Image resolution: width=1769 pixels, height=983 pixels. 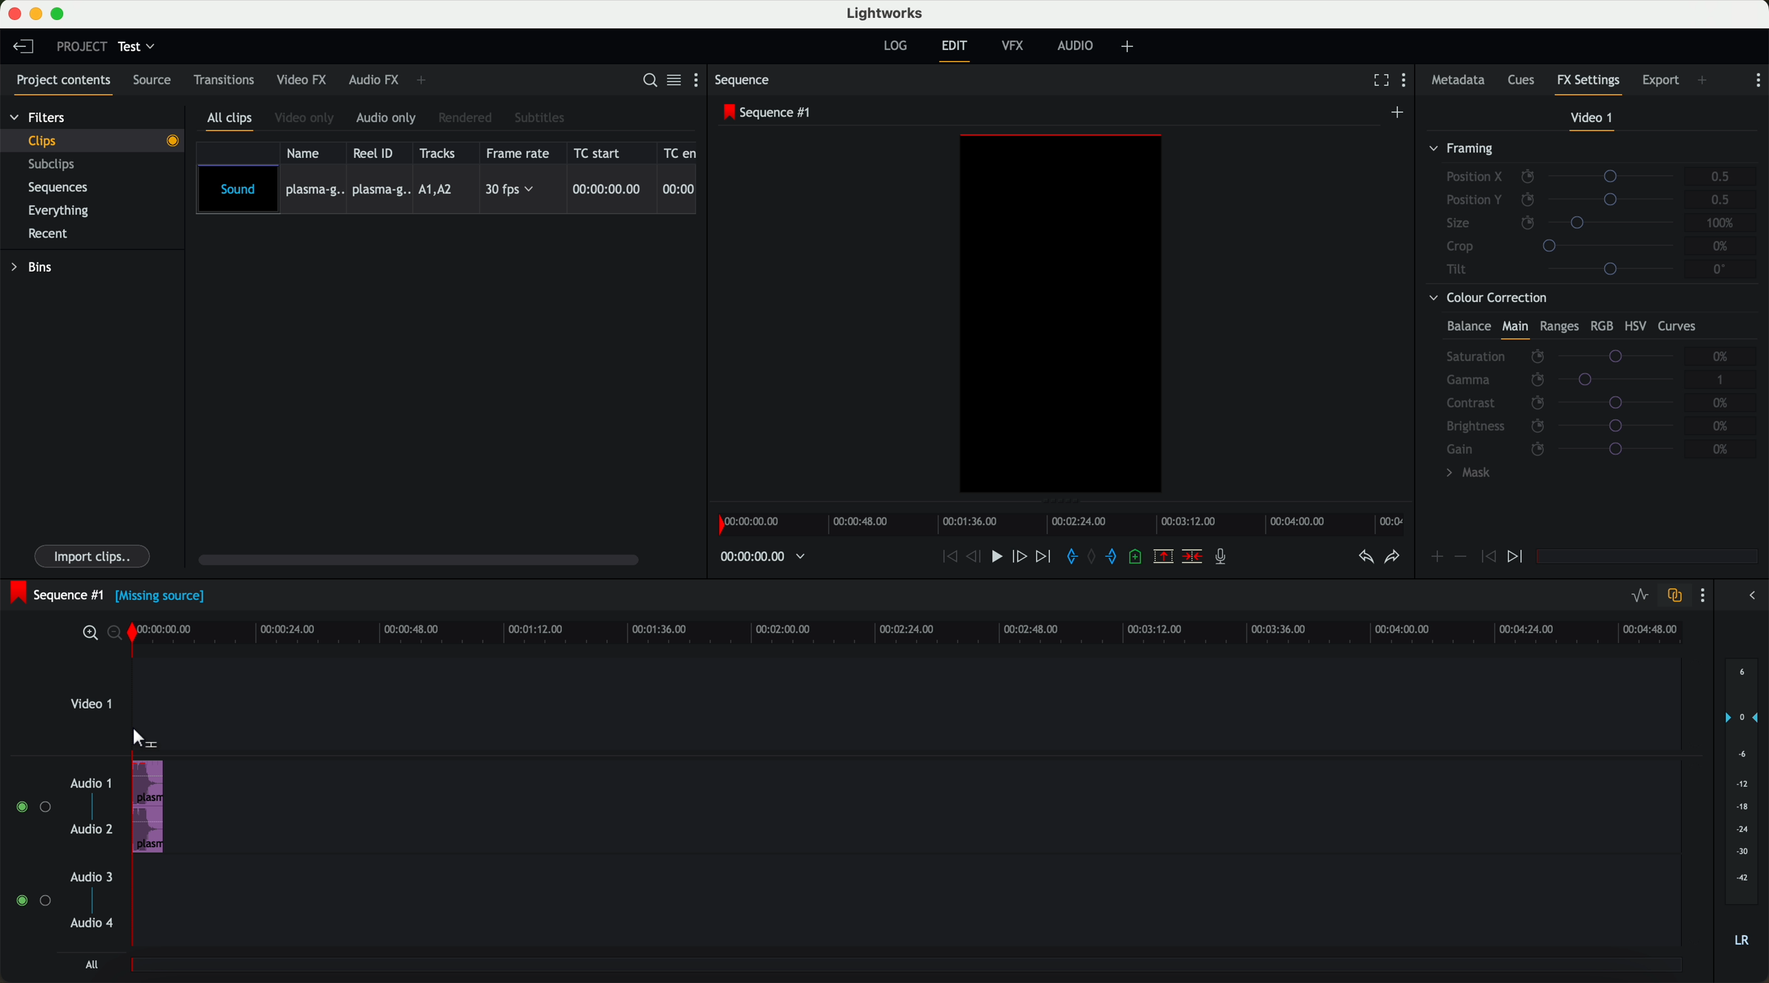 What do you see at coordinates (1073, 557) in the screenshot?
I see `add in mark` at bounding box center [1073, 557].